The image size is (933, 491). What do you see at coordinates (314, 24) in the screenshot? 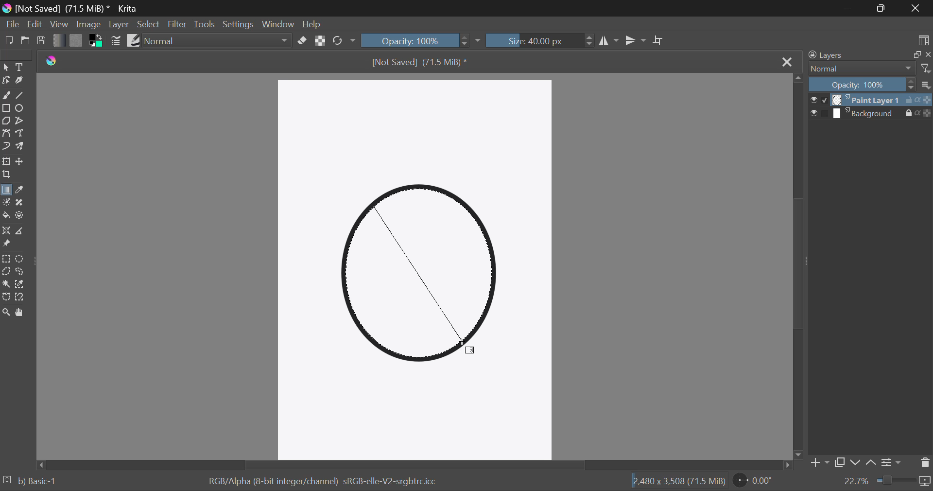
I see `Help` at bounding box center [314, 24].